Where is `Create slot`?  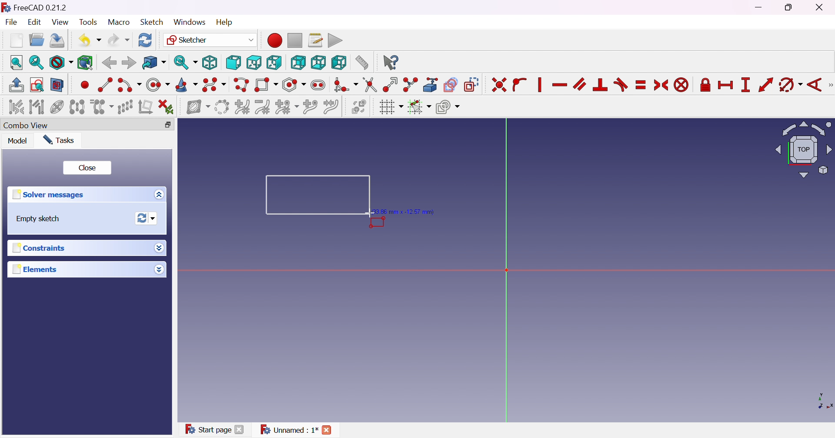
Create slot is located at coordinates (319, 85).